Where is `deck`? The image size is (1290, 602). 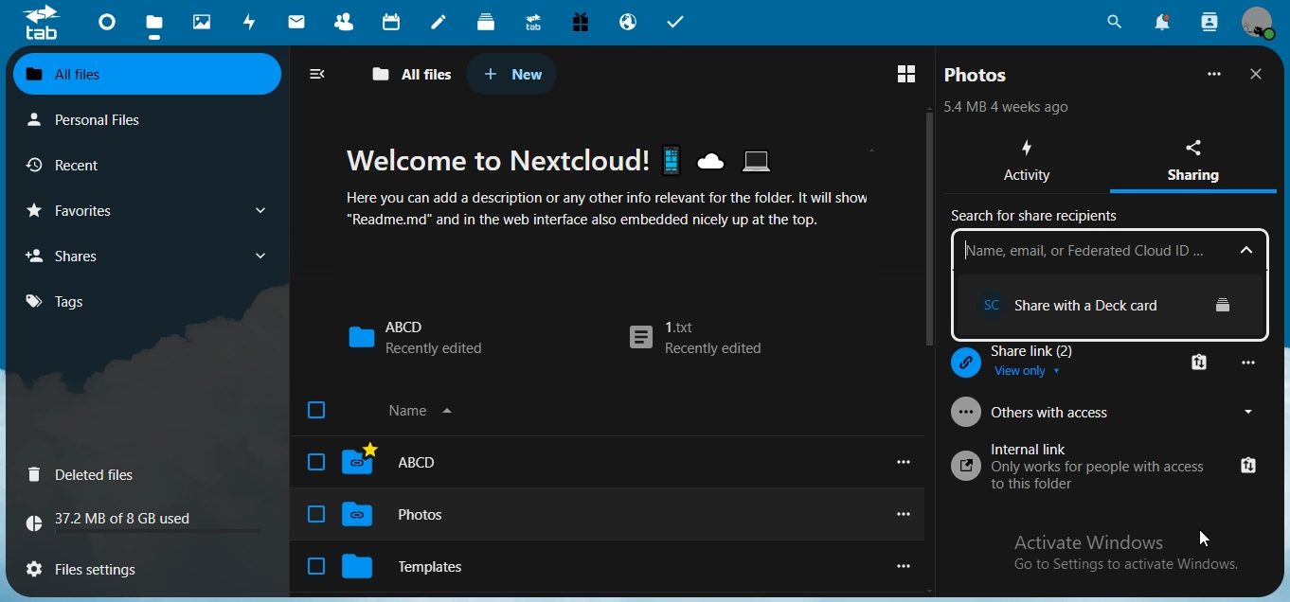
deck is located at coordinates (486, 21).